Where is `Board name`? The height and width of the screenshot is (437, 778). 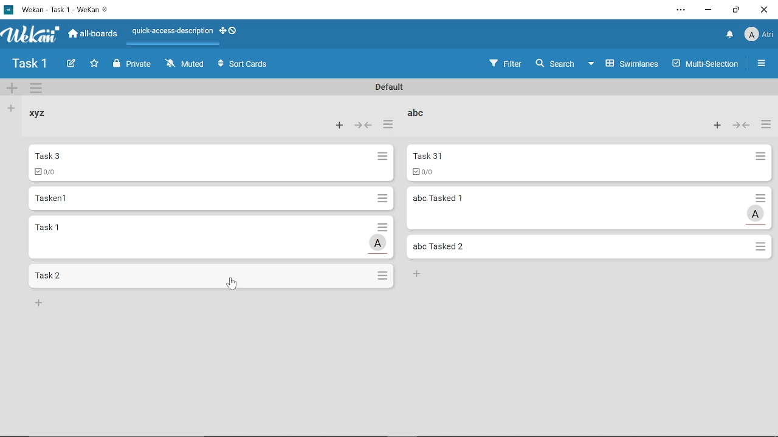 Board name is located at coordinates (29, 64).